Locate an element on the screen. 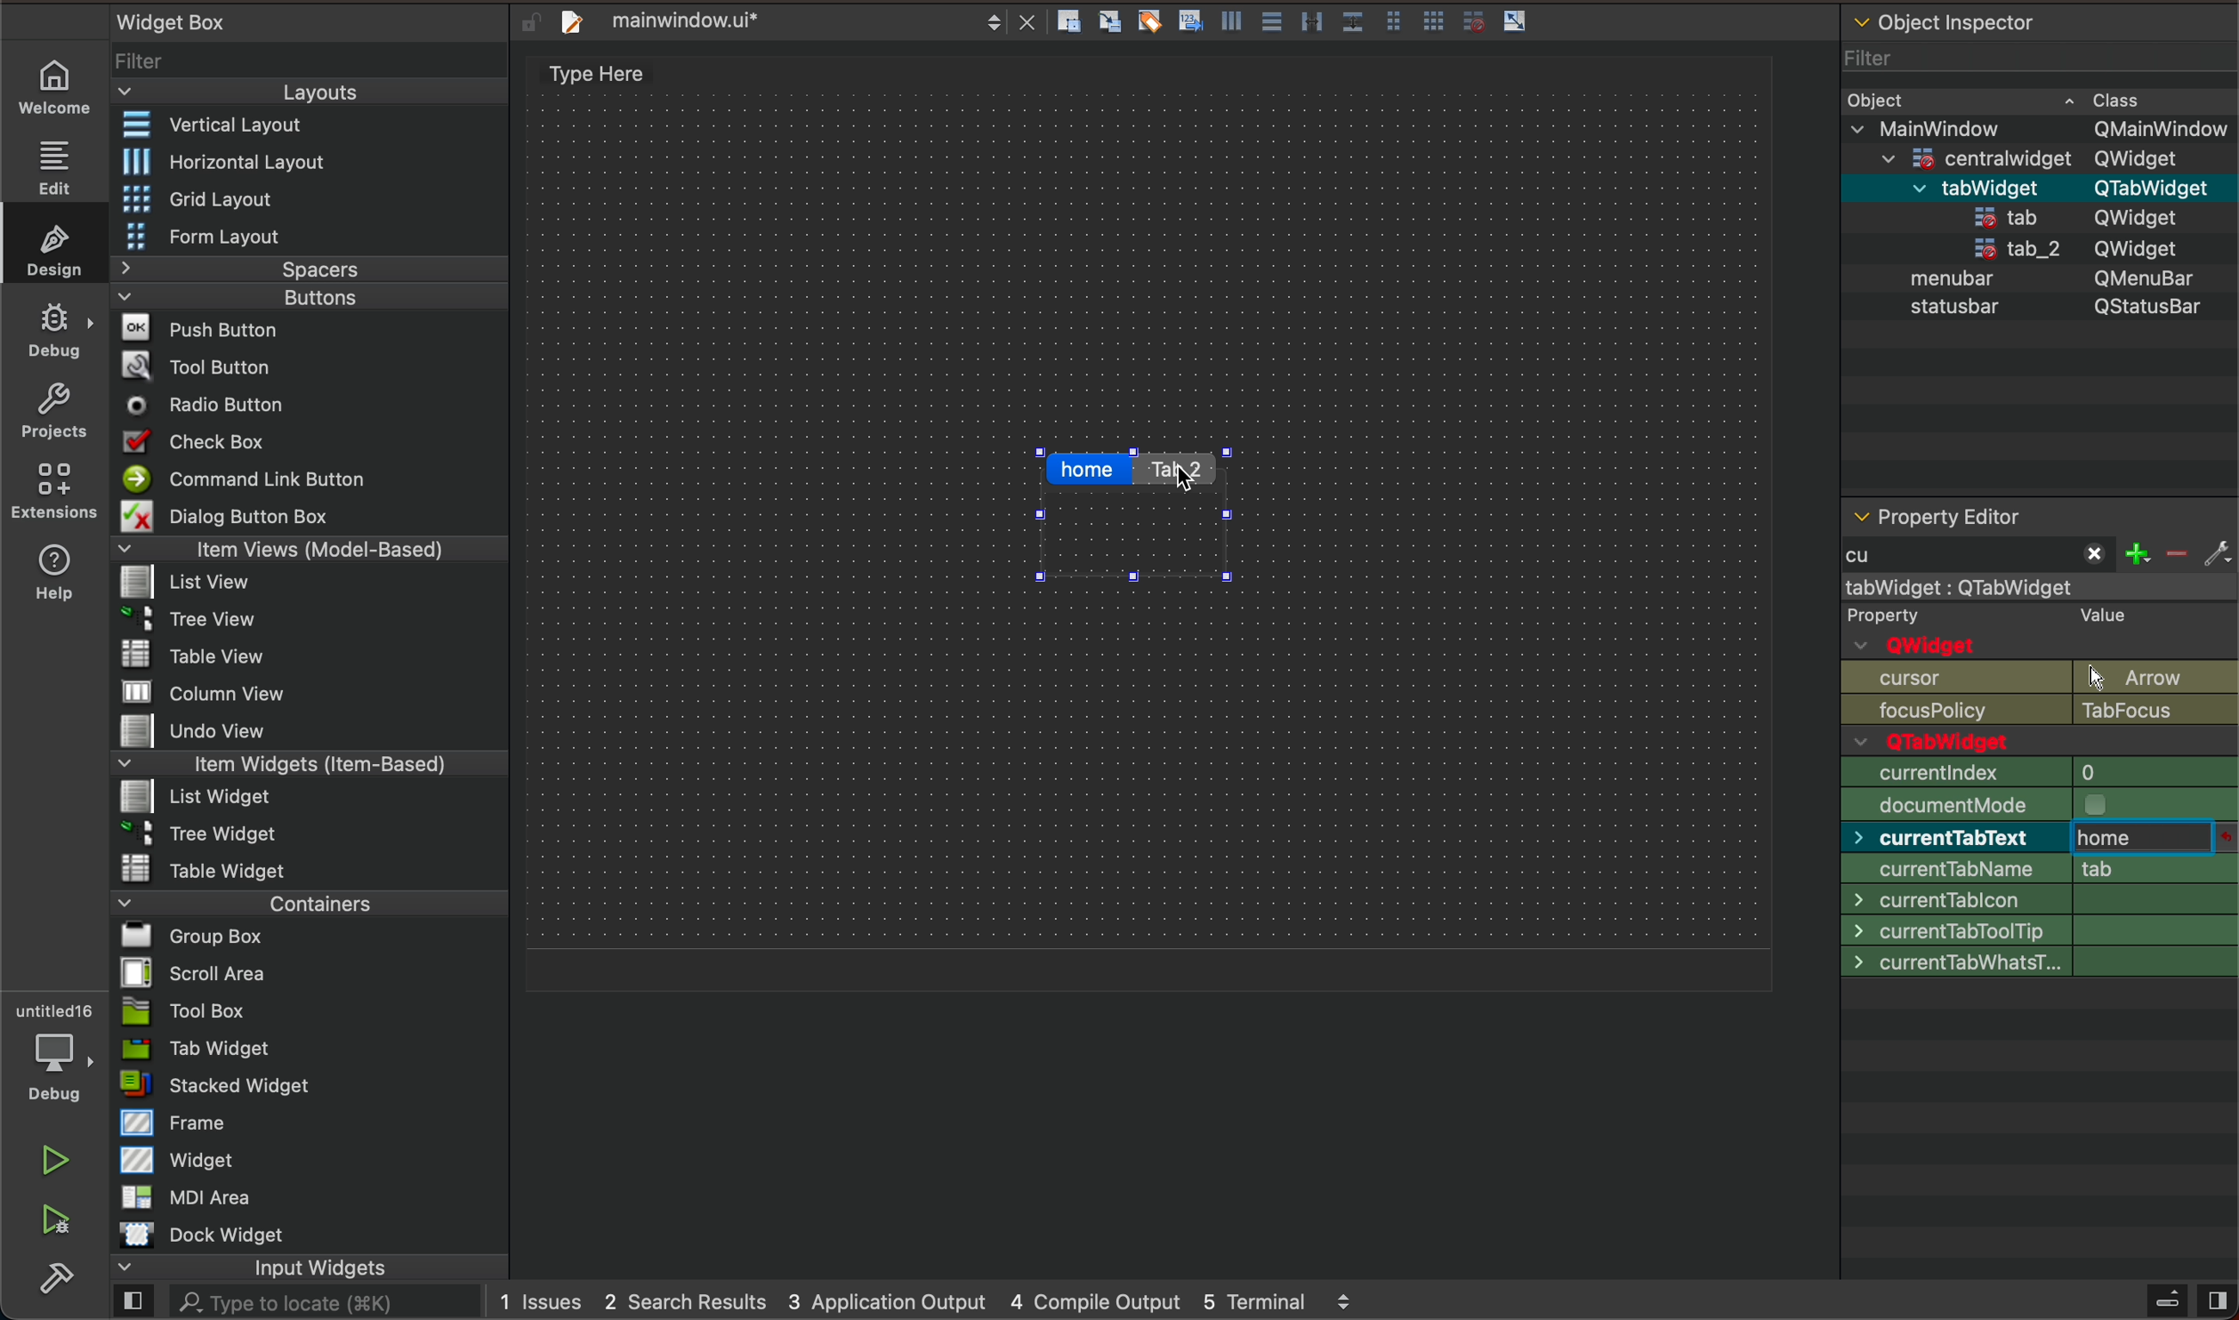 The height and width of the screenshot is (1320, 2239). QStatusBar is located at coordinates (2130, 306).